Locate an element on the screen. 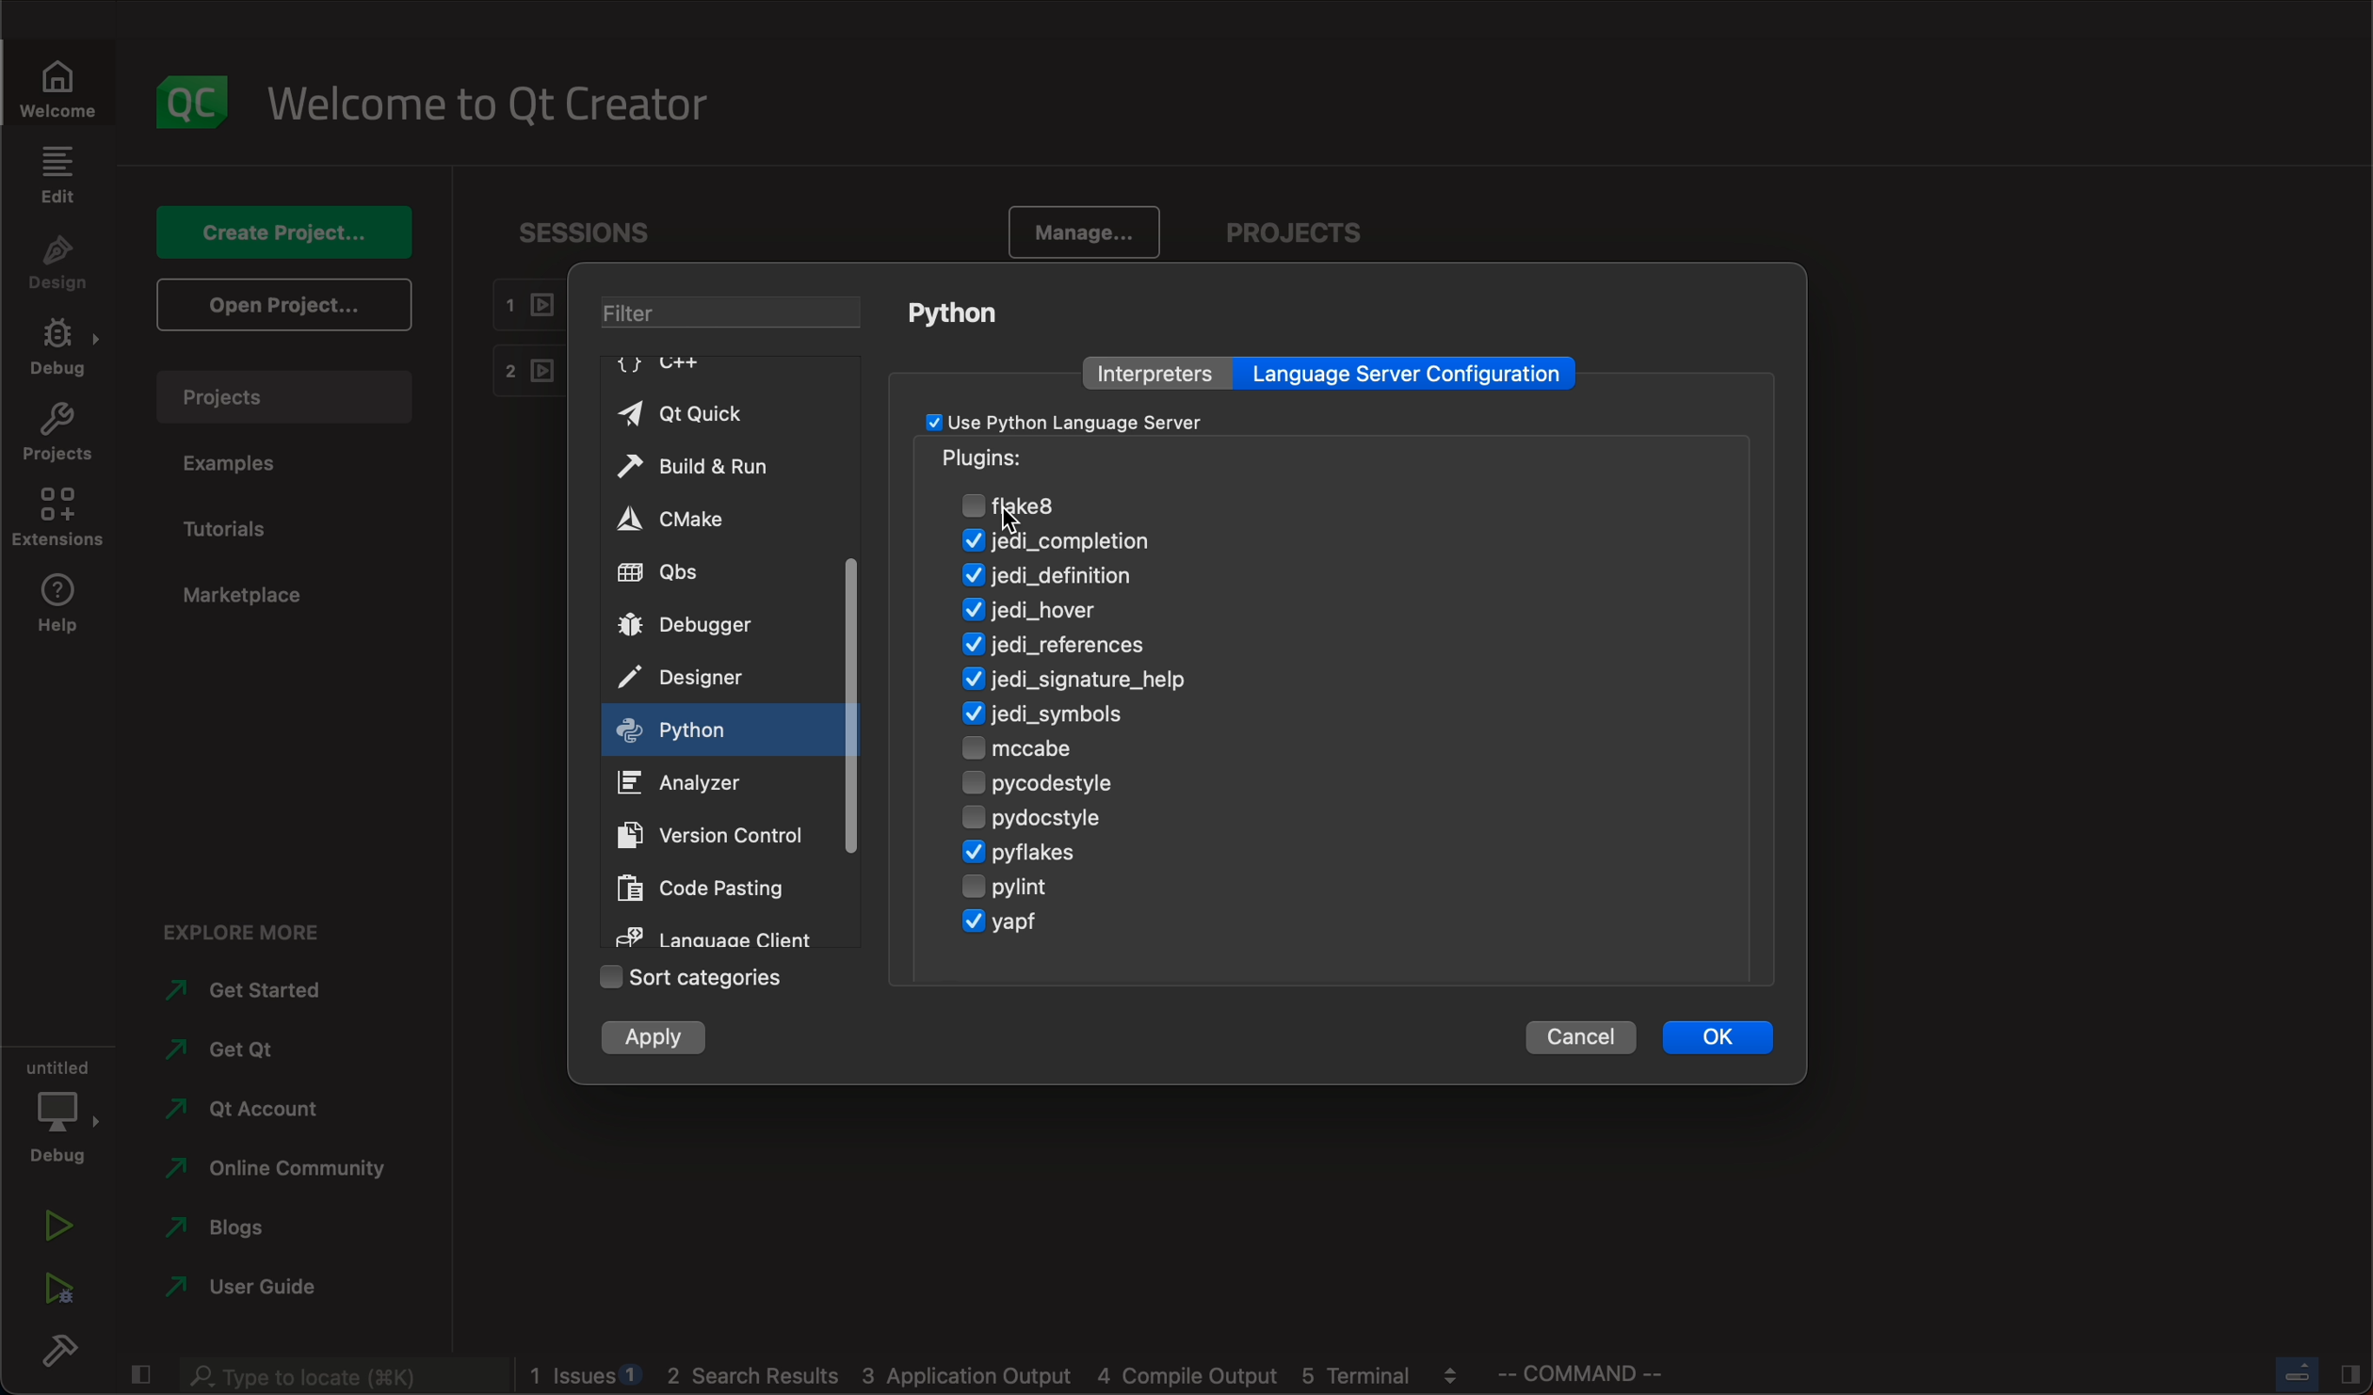  definition is located at coordinates (1085, 574).